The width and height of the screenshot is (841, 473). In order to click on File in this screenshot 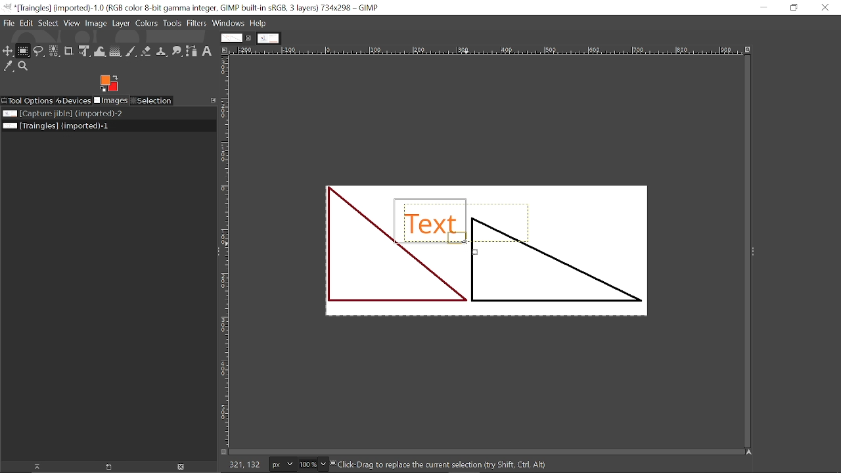, I will do `click(9, 23)`.